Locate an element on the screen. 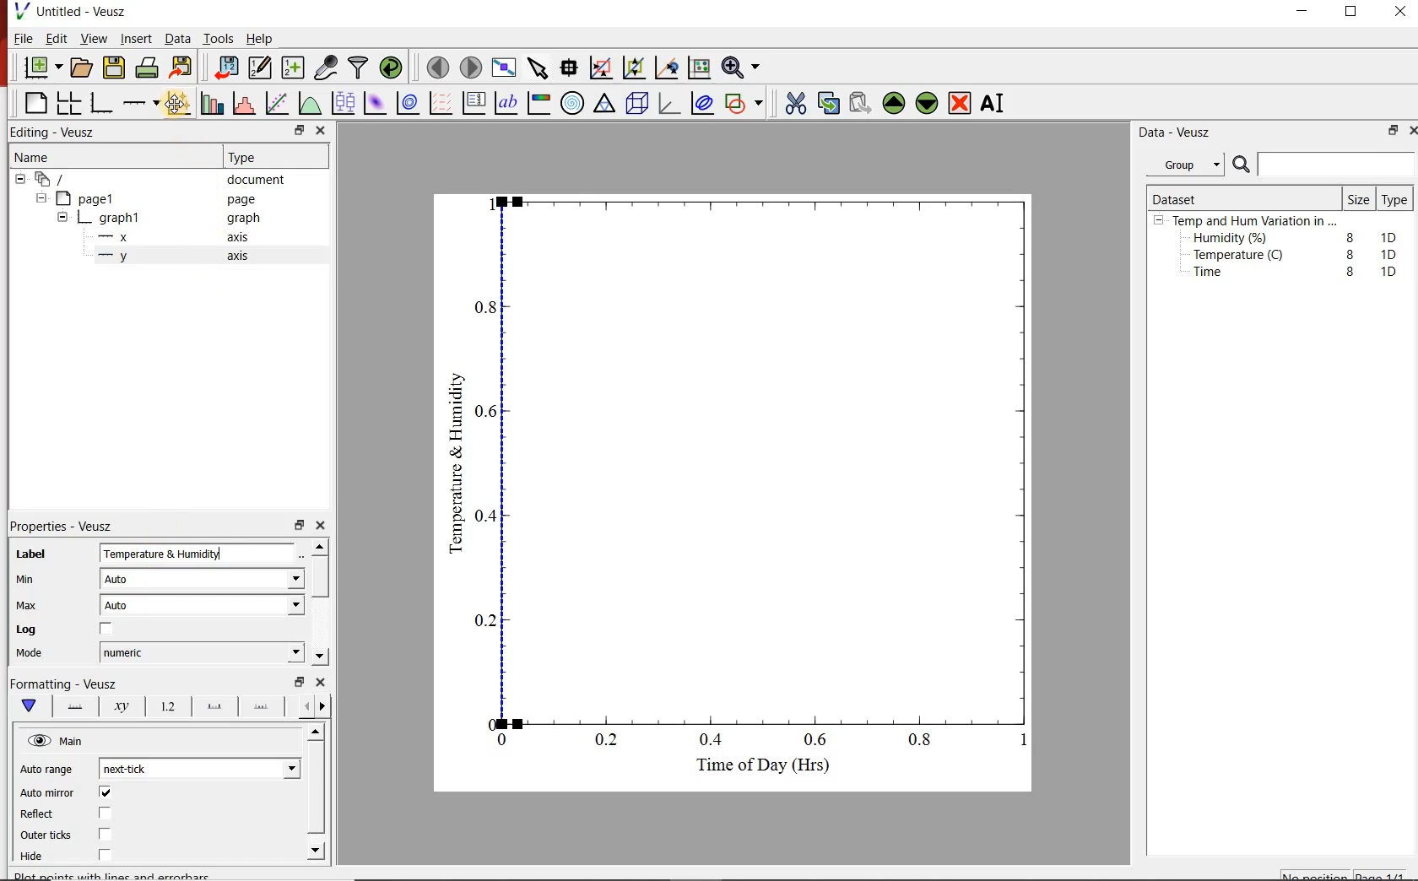  axis line is located at coordinates (76, 707).